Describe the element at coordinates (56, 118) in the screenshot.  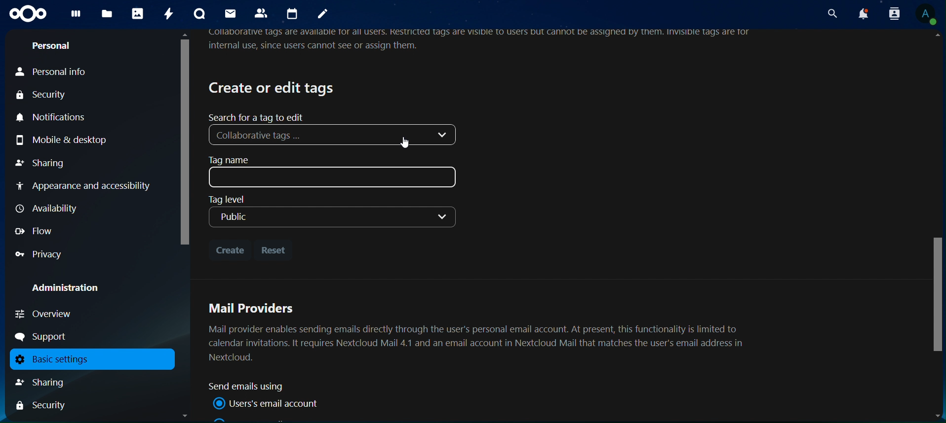
I see `notifications` at that location.